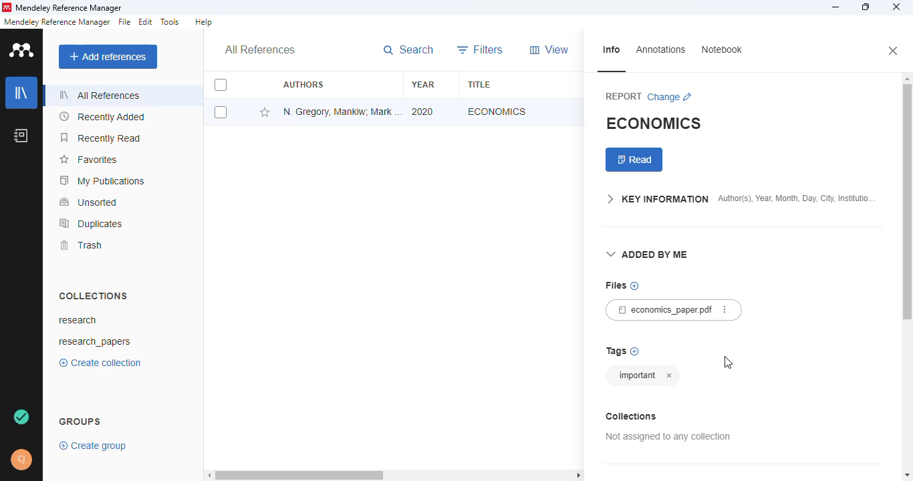  What do you see at coordinates (725, 309) in the screenshot?
I see `more actions` at bounding box center [725, 309].